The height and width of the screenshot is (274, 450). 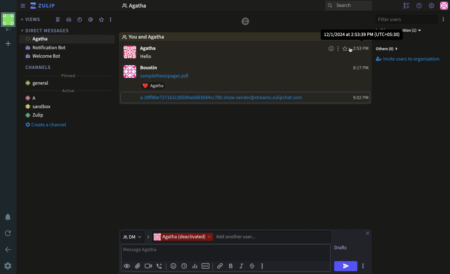 I want to click on Refresh, so click(x=9, y=233).